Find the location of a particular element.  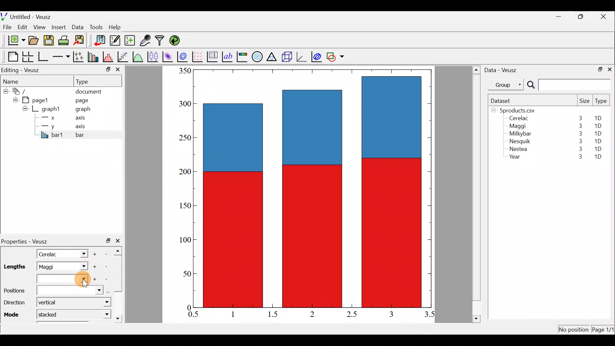

Dataset is located at coordinates (503, 101).